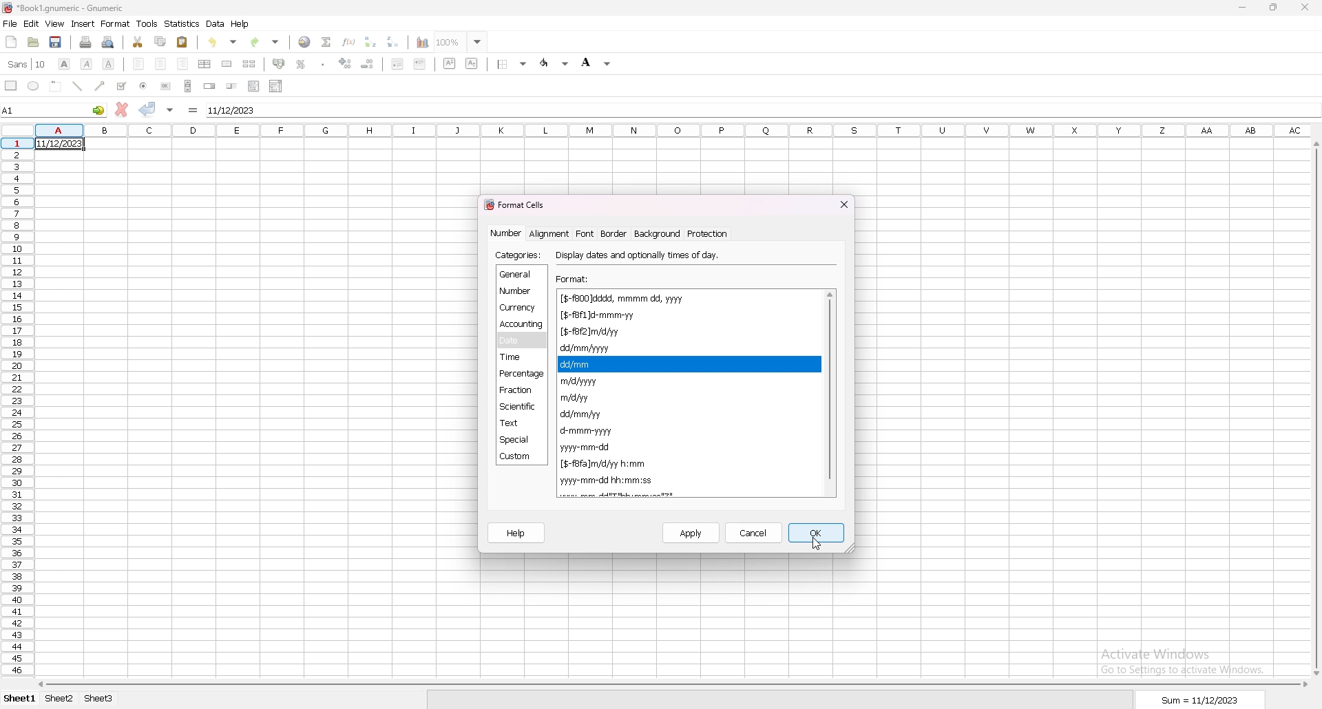  I want to click on decrease indent, so click(398, 63).